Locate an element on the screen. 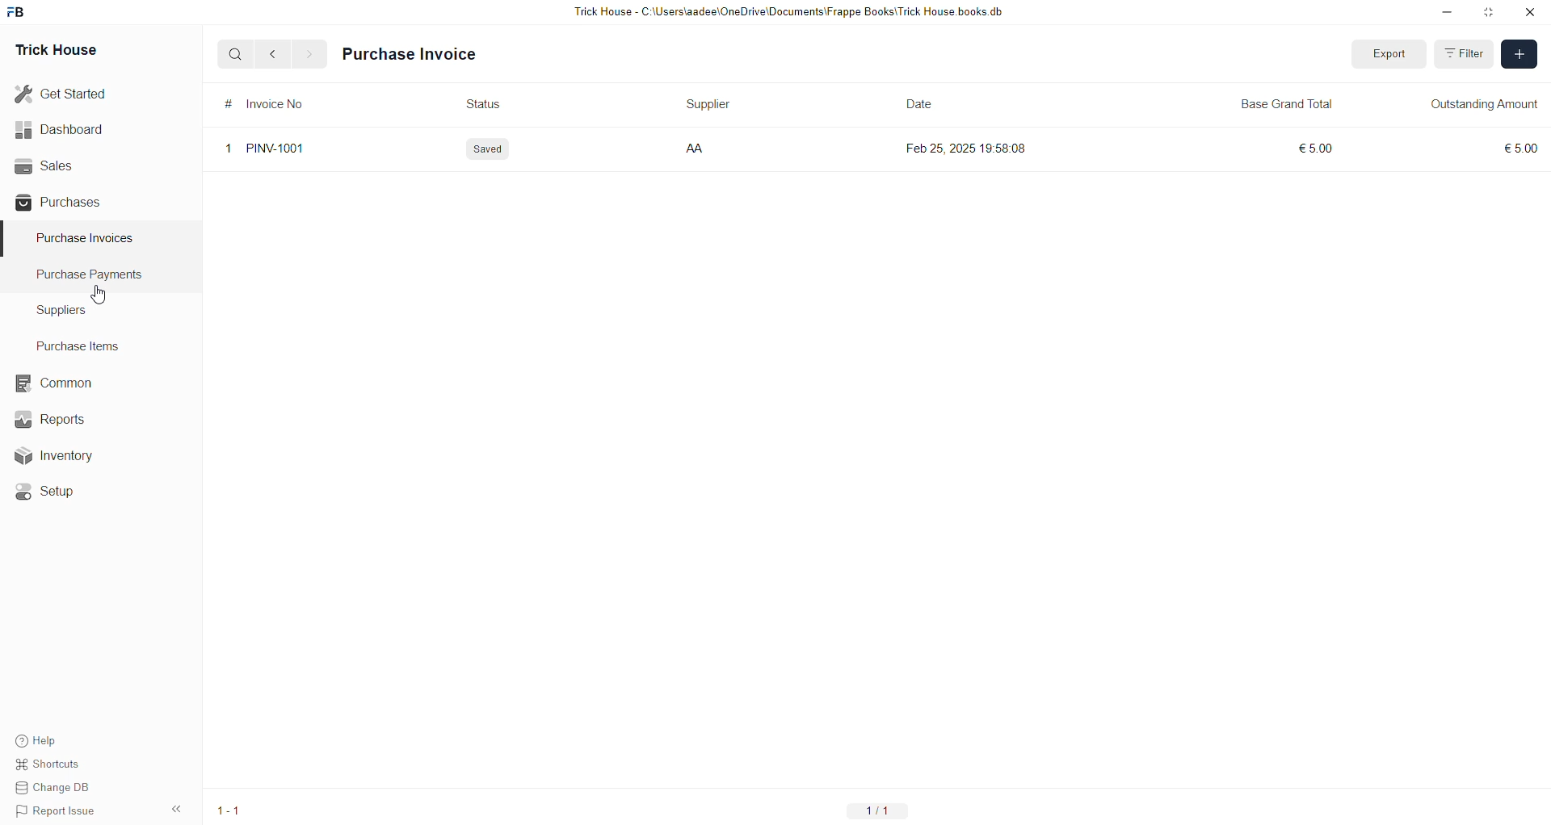 The width and height of the screenshot is (1551, 825). Get Started is located at coordinates (64, 92).